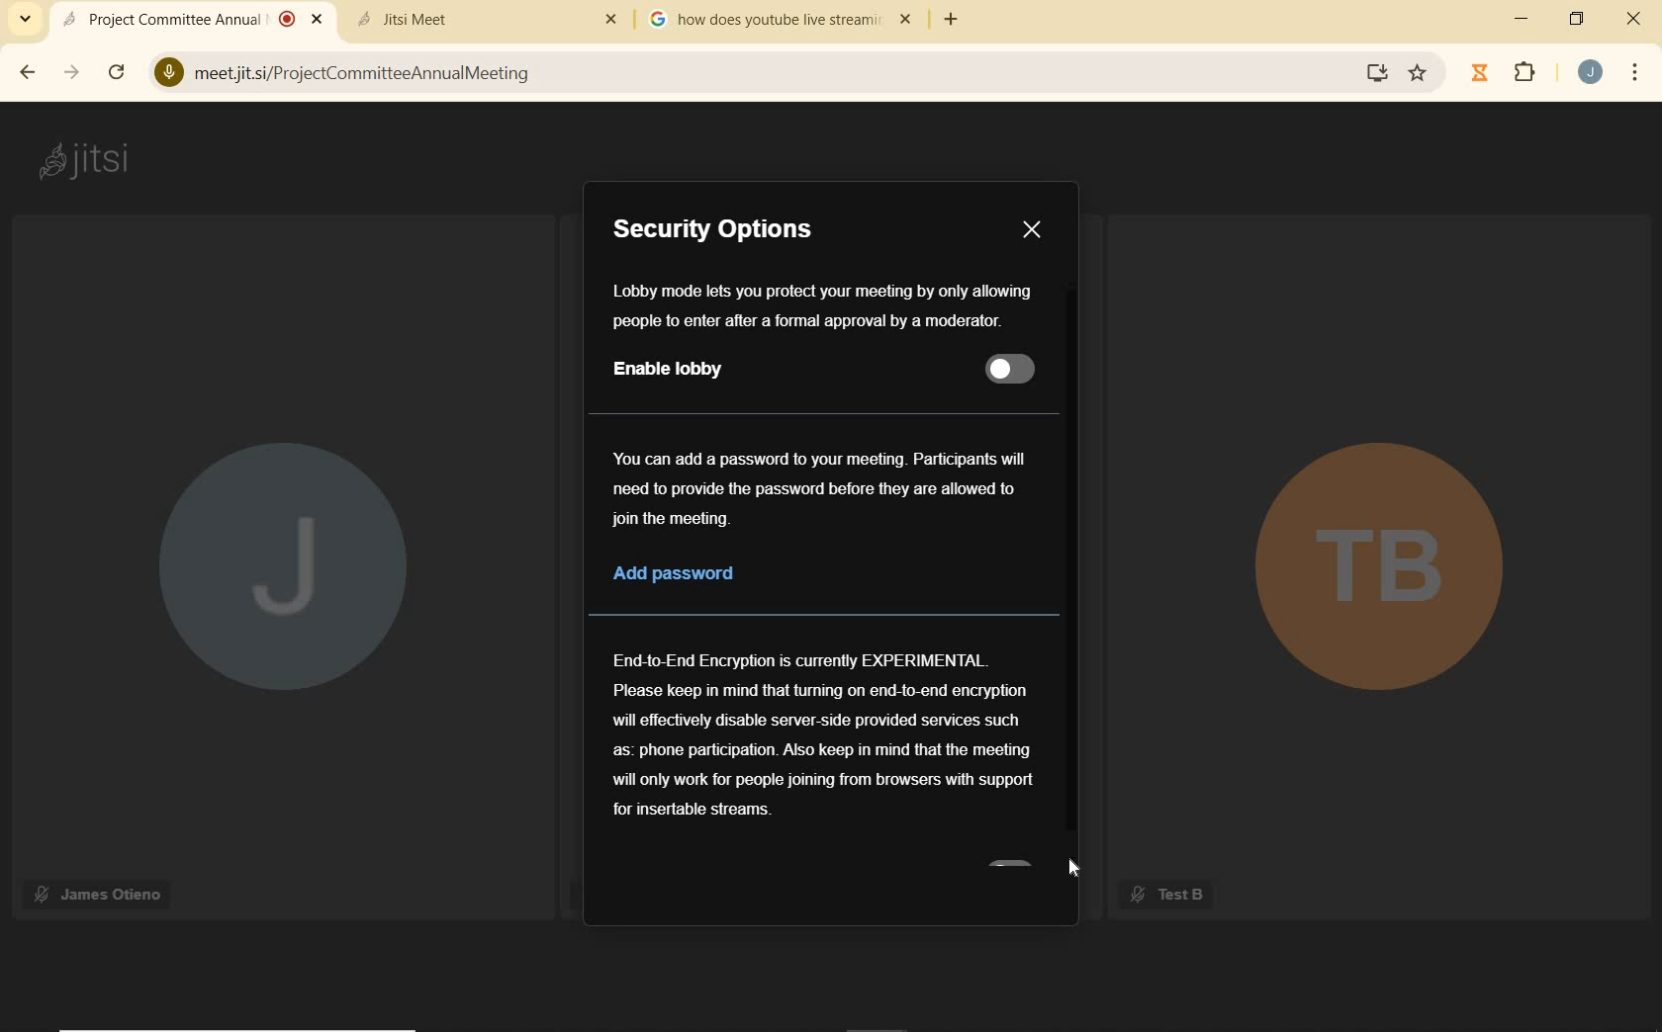  What do you see at coordinates (91, 161) in the screenshot?
I see `jitsi` at bounding box center [91, 161].